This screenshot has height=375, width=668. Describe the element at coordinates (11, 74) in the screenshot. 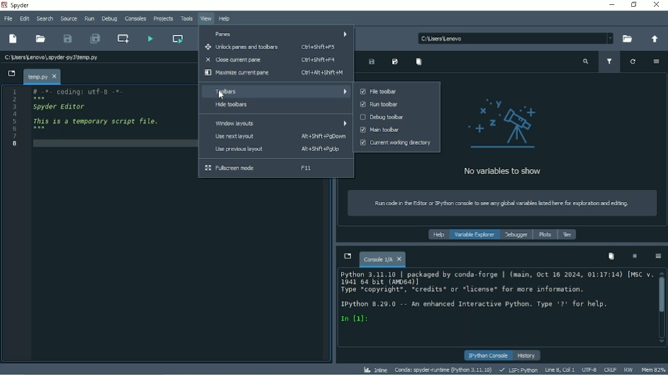

I see `Browse tabs` at that location.